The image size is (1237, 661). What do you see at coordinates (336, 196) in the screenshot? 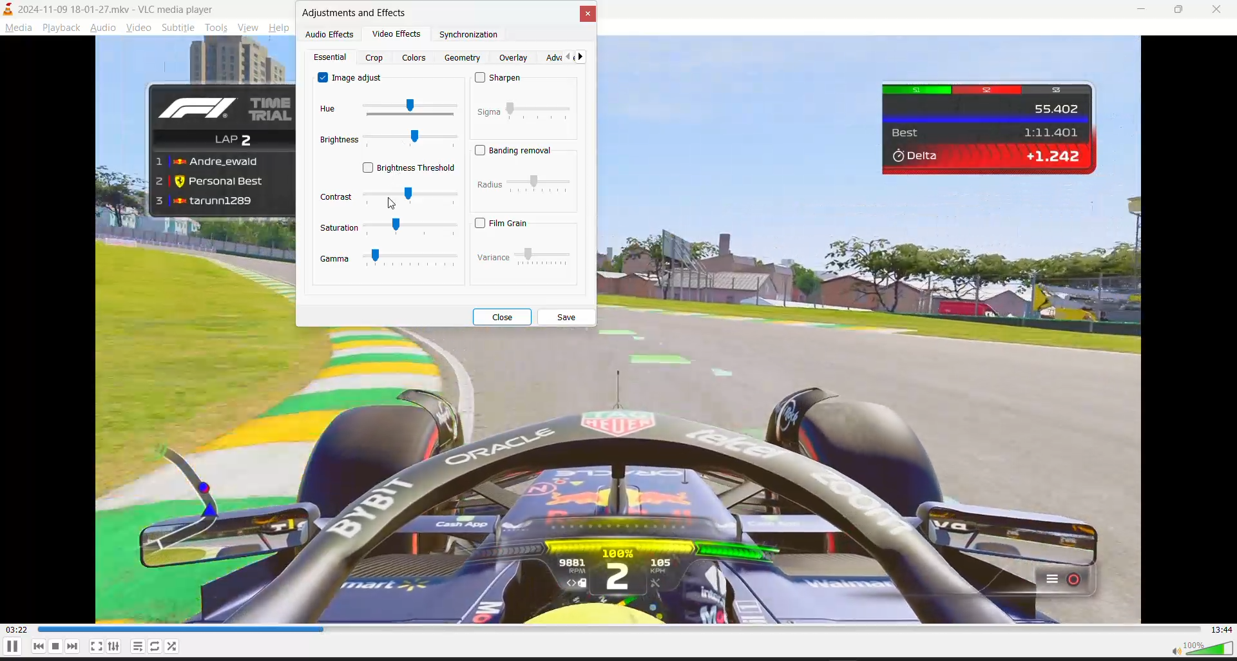
I see `contrast` at bounding box center [336, 196].